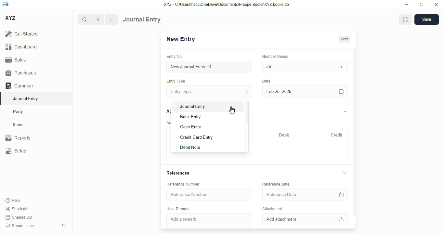 This screenshot has height=234, width=444. I want to click on JV-, so click(291, 67).